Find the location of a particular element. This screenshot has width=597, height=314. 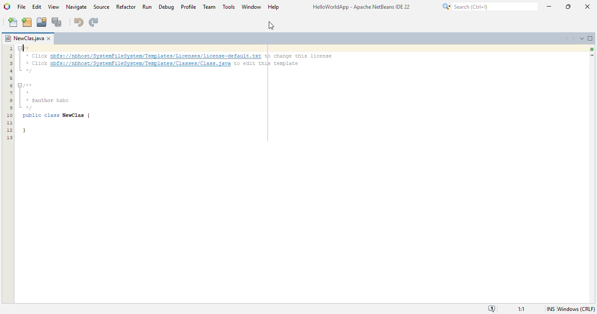

view is located at coordinates (54, 7).